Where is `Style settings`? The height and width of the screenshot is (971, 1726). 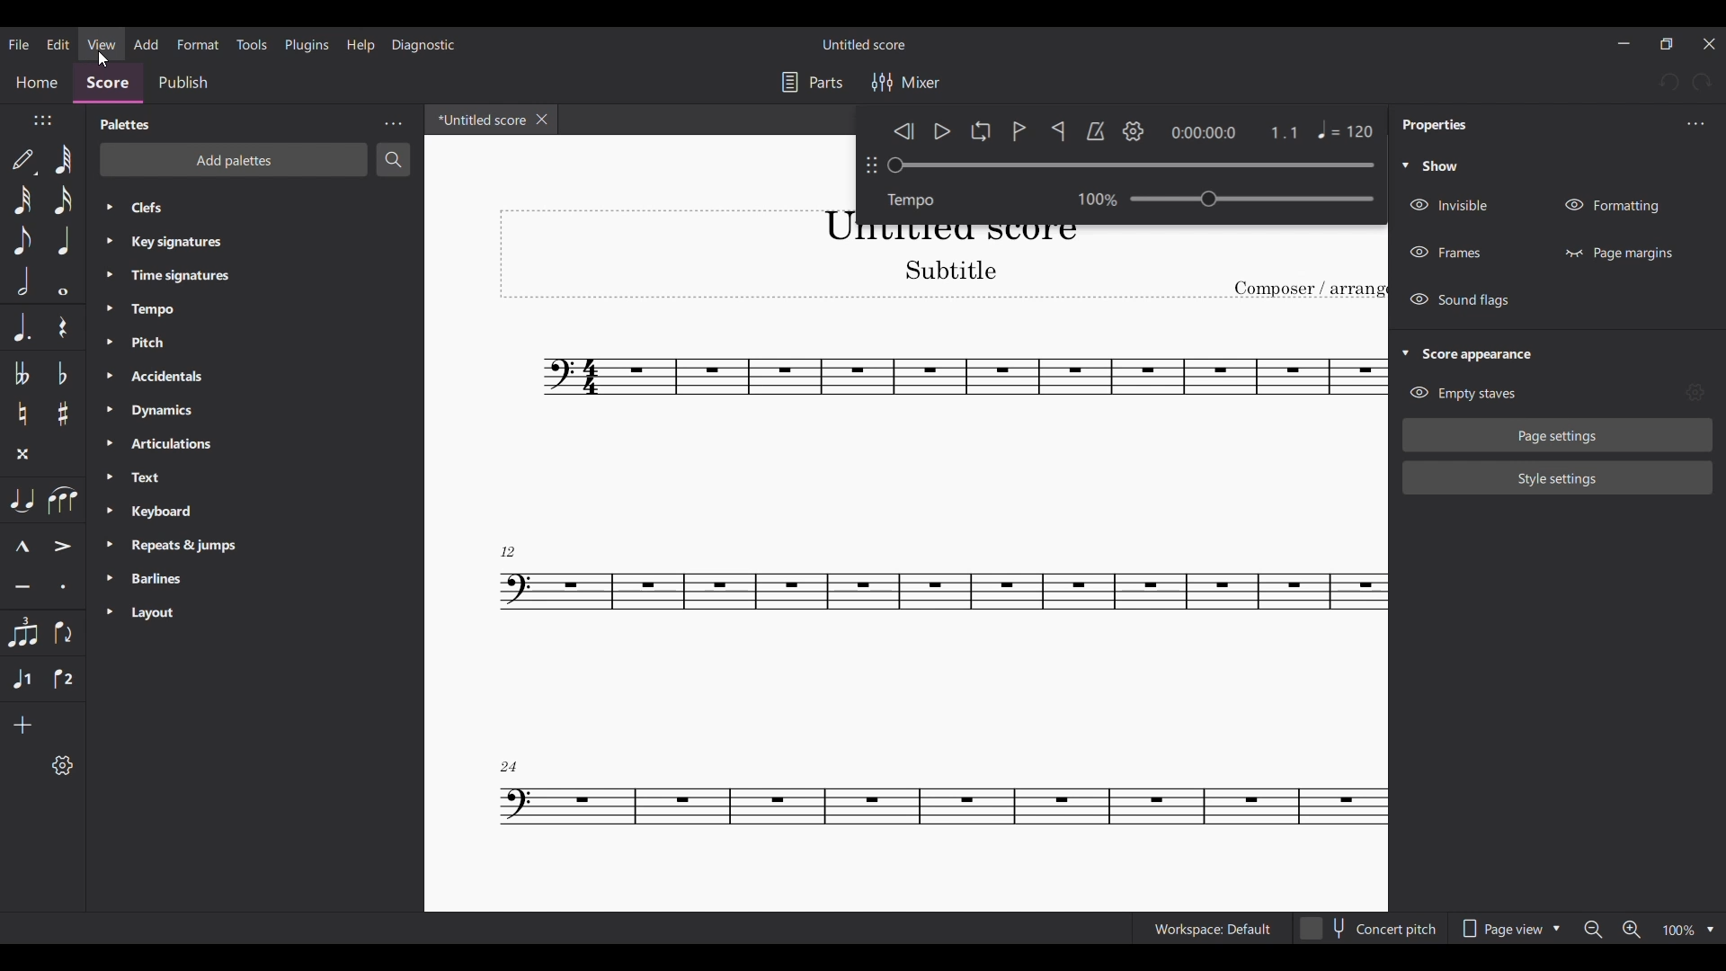
Style settings is located at coordinates (1558, 477).